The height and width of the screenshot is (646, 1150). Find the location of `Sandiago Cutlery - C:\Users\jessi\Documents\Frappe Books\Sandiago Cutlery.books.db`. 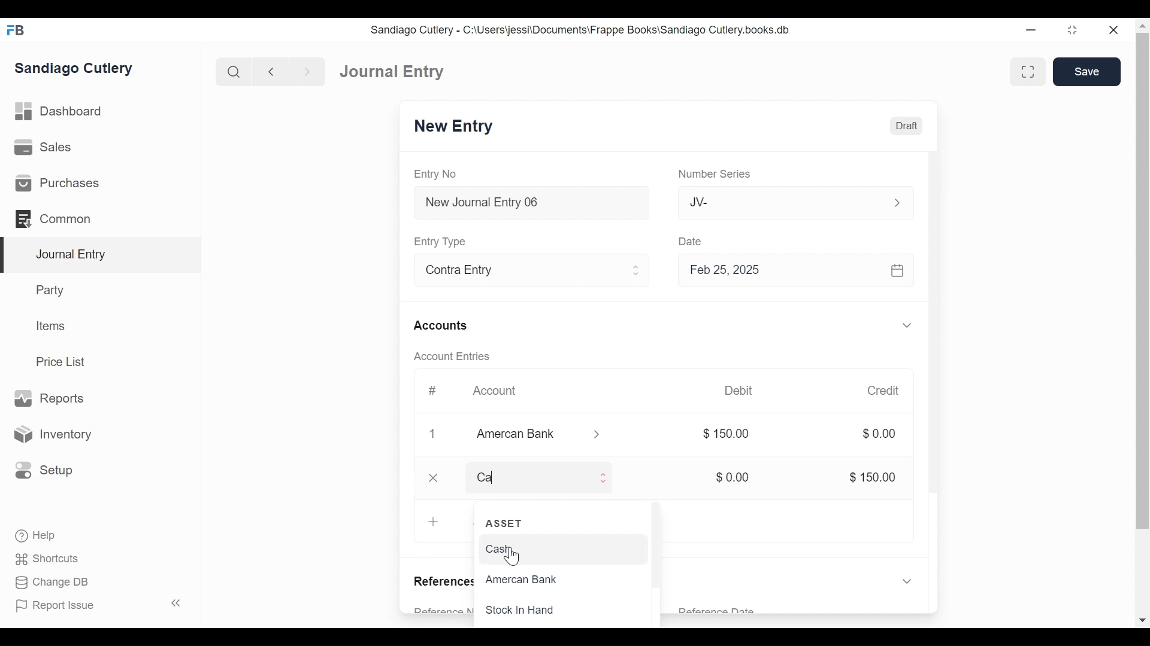

Sandiago Cutlery - C:\Users\jessi\Documents\Frappe Books\Sandiago Cutlery.books.db is located at coordinates (579, 30).